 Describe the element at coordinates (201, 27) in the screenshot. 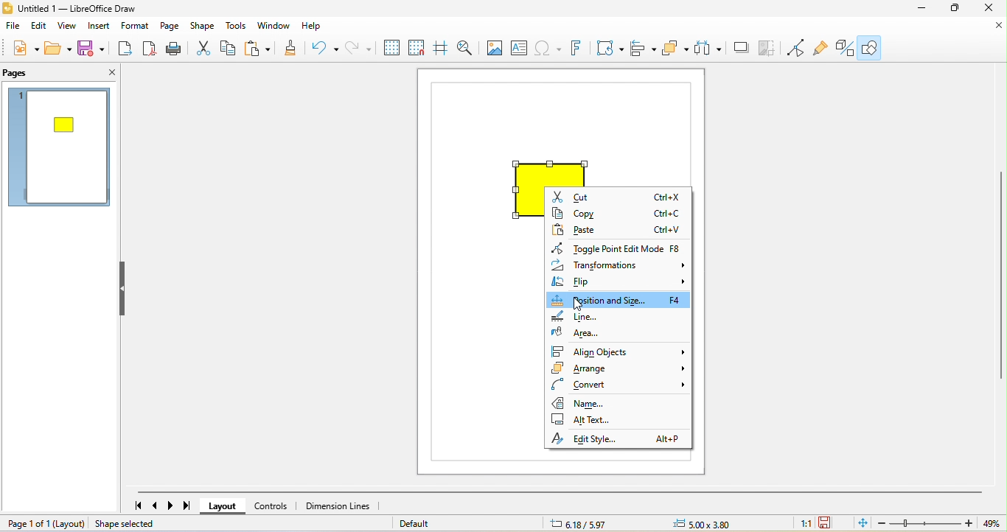

I see `shape` at that location.